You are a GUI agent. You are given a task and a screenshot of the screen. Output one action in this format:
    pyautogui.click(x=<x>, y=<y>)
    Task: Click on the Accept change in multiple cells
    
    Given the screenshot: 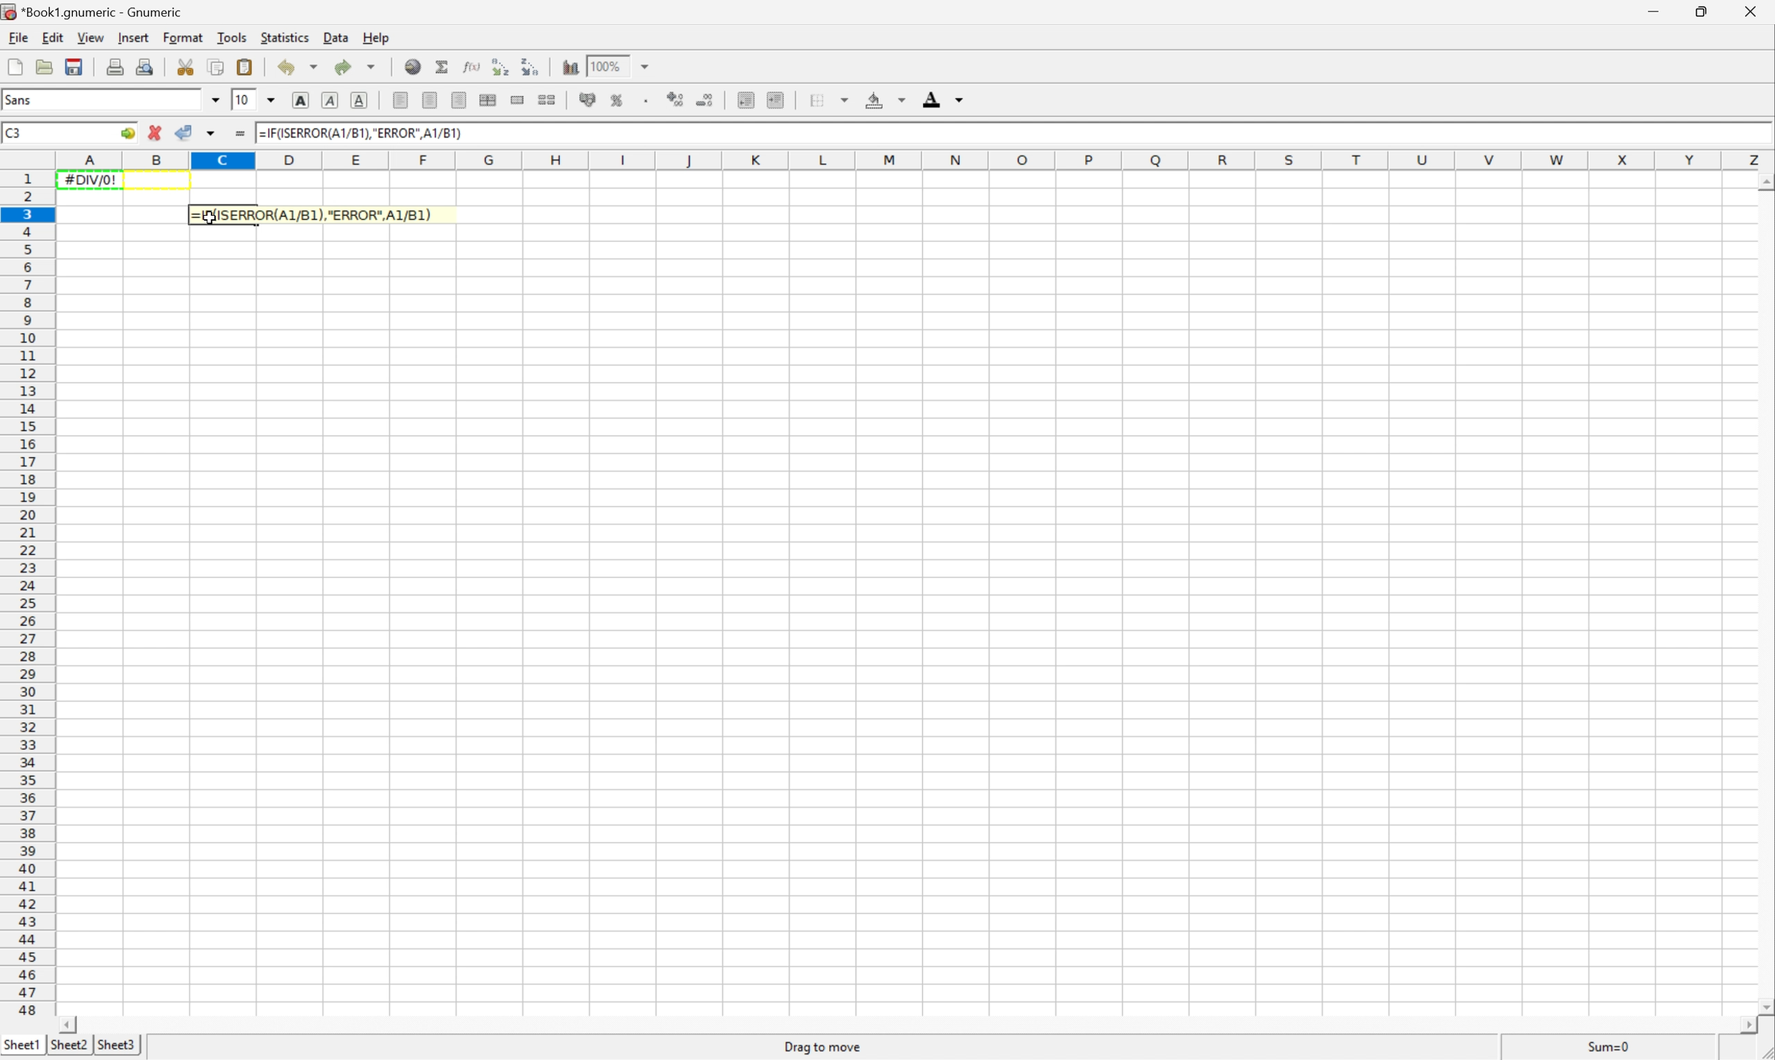 What is the action you would take?
    pyautogui.click(x=213, y=134)
    